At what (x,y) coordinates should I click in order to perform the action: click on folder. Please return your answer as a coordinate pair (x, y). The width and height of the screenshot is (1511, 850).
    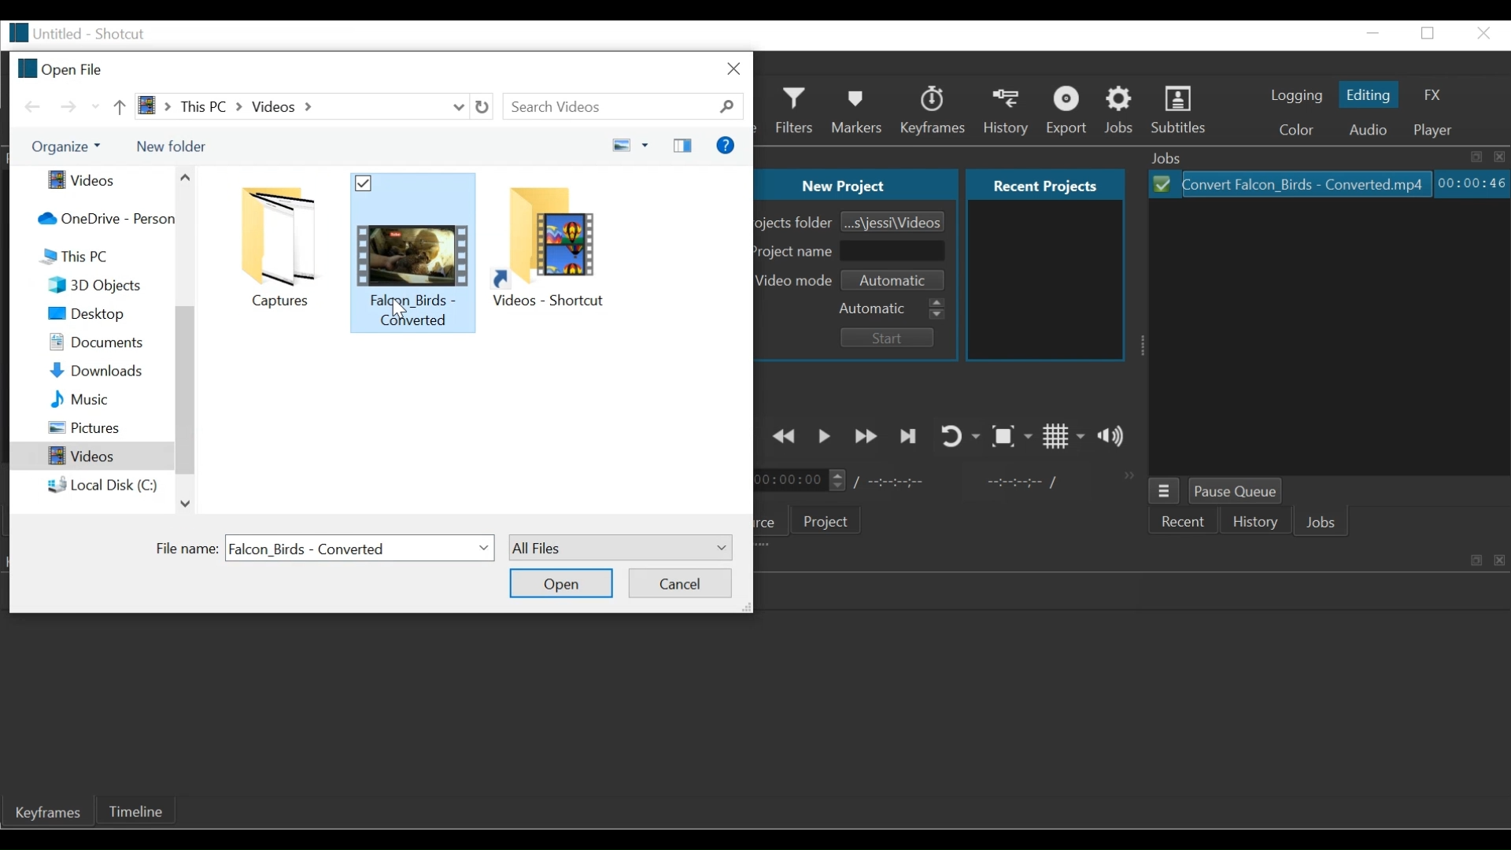
    Looking at the image, I should click on (412, 252).